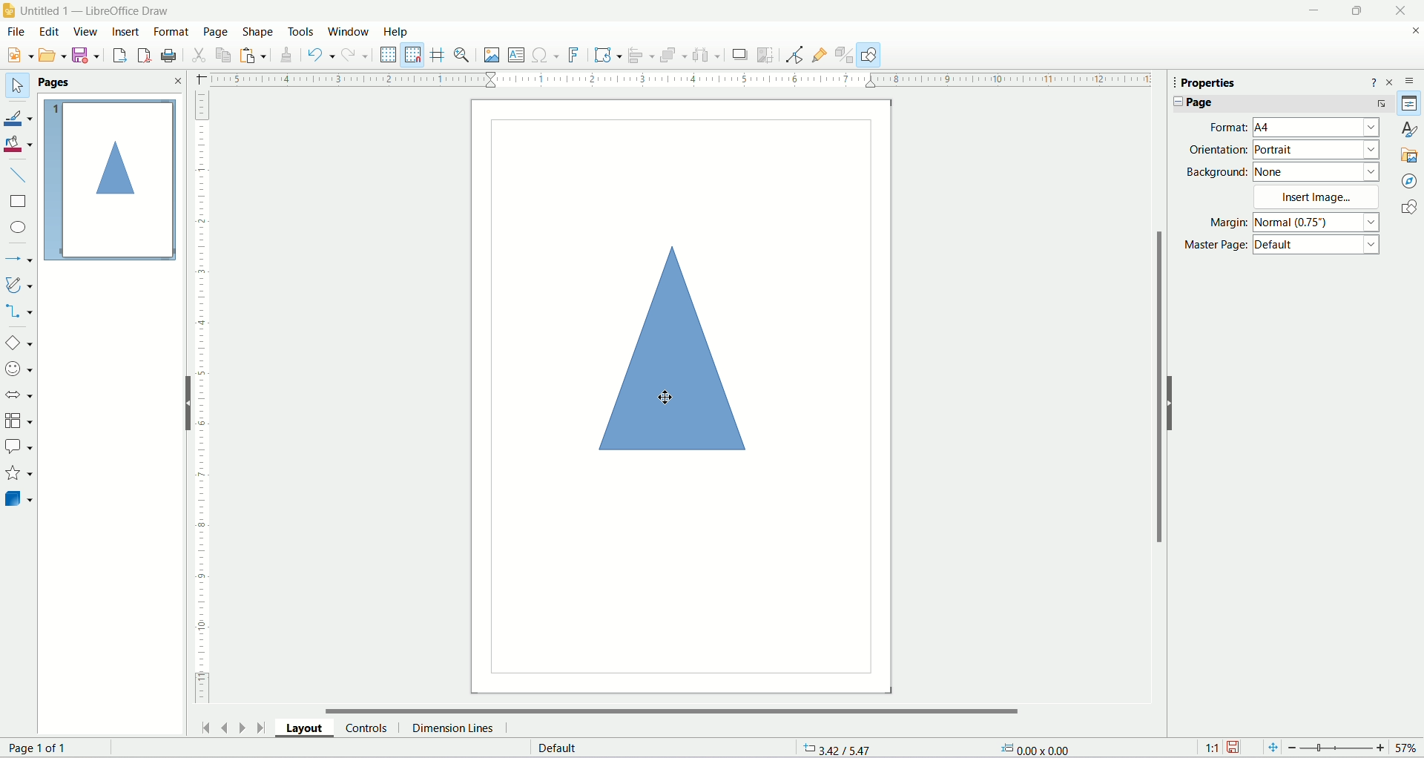  I want to click on Show draw functions, so click(870, 54).